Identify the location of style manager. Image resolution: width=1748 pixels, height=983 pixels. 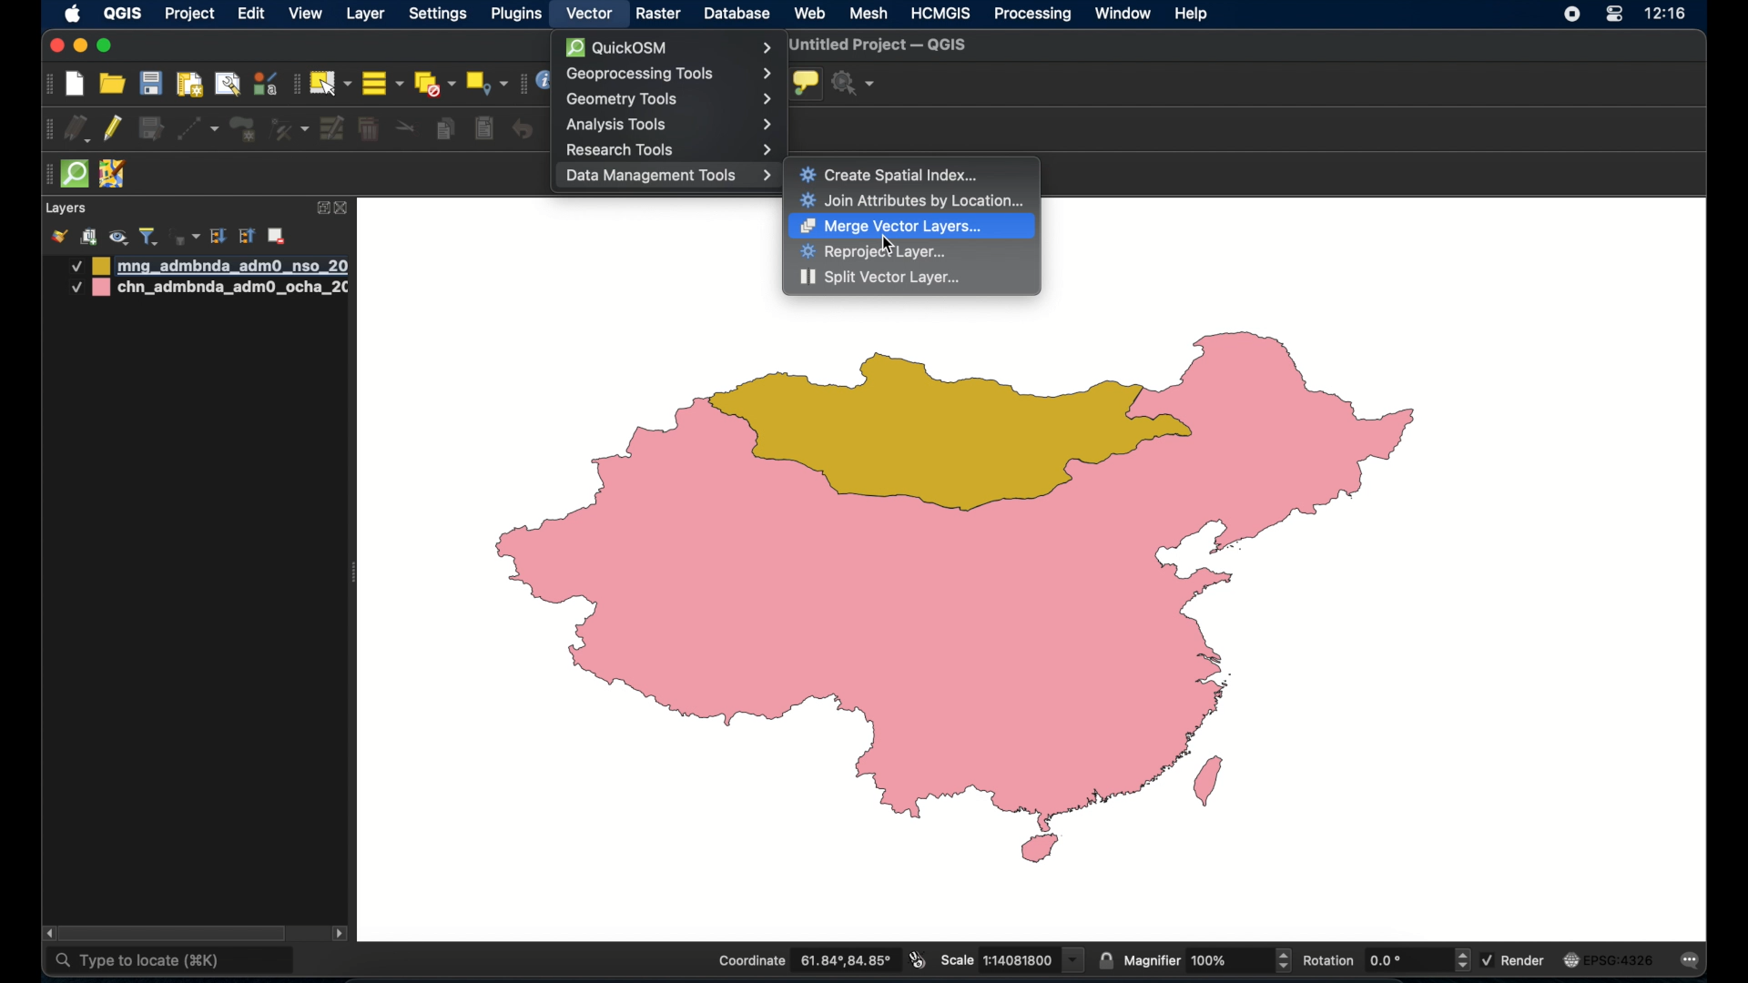
(264, 83).